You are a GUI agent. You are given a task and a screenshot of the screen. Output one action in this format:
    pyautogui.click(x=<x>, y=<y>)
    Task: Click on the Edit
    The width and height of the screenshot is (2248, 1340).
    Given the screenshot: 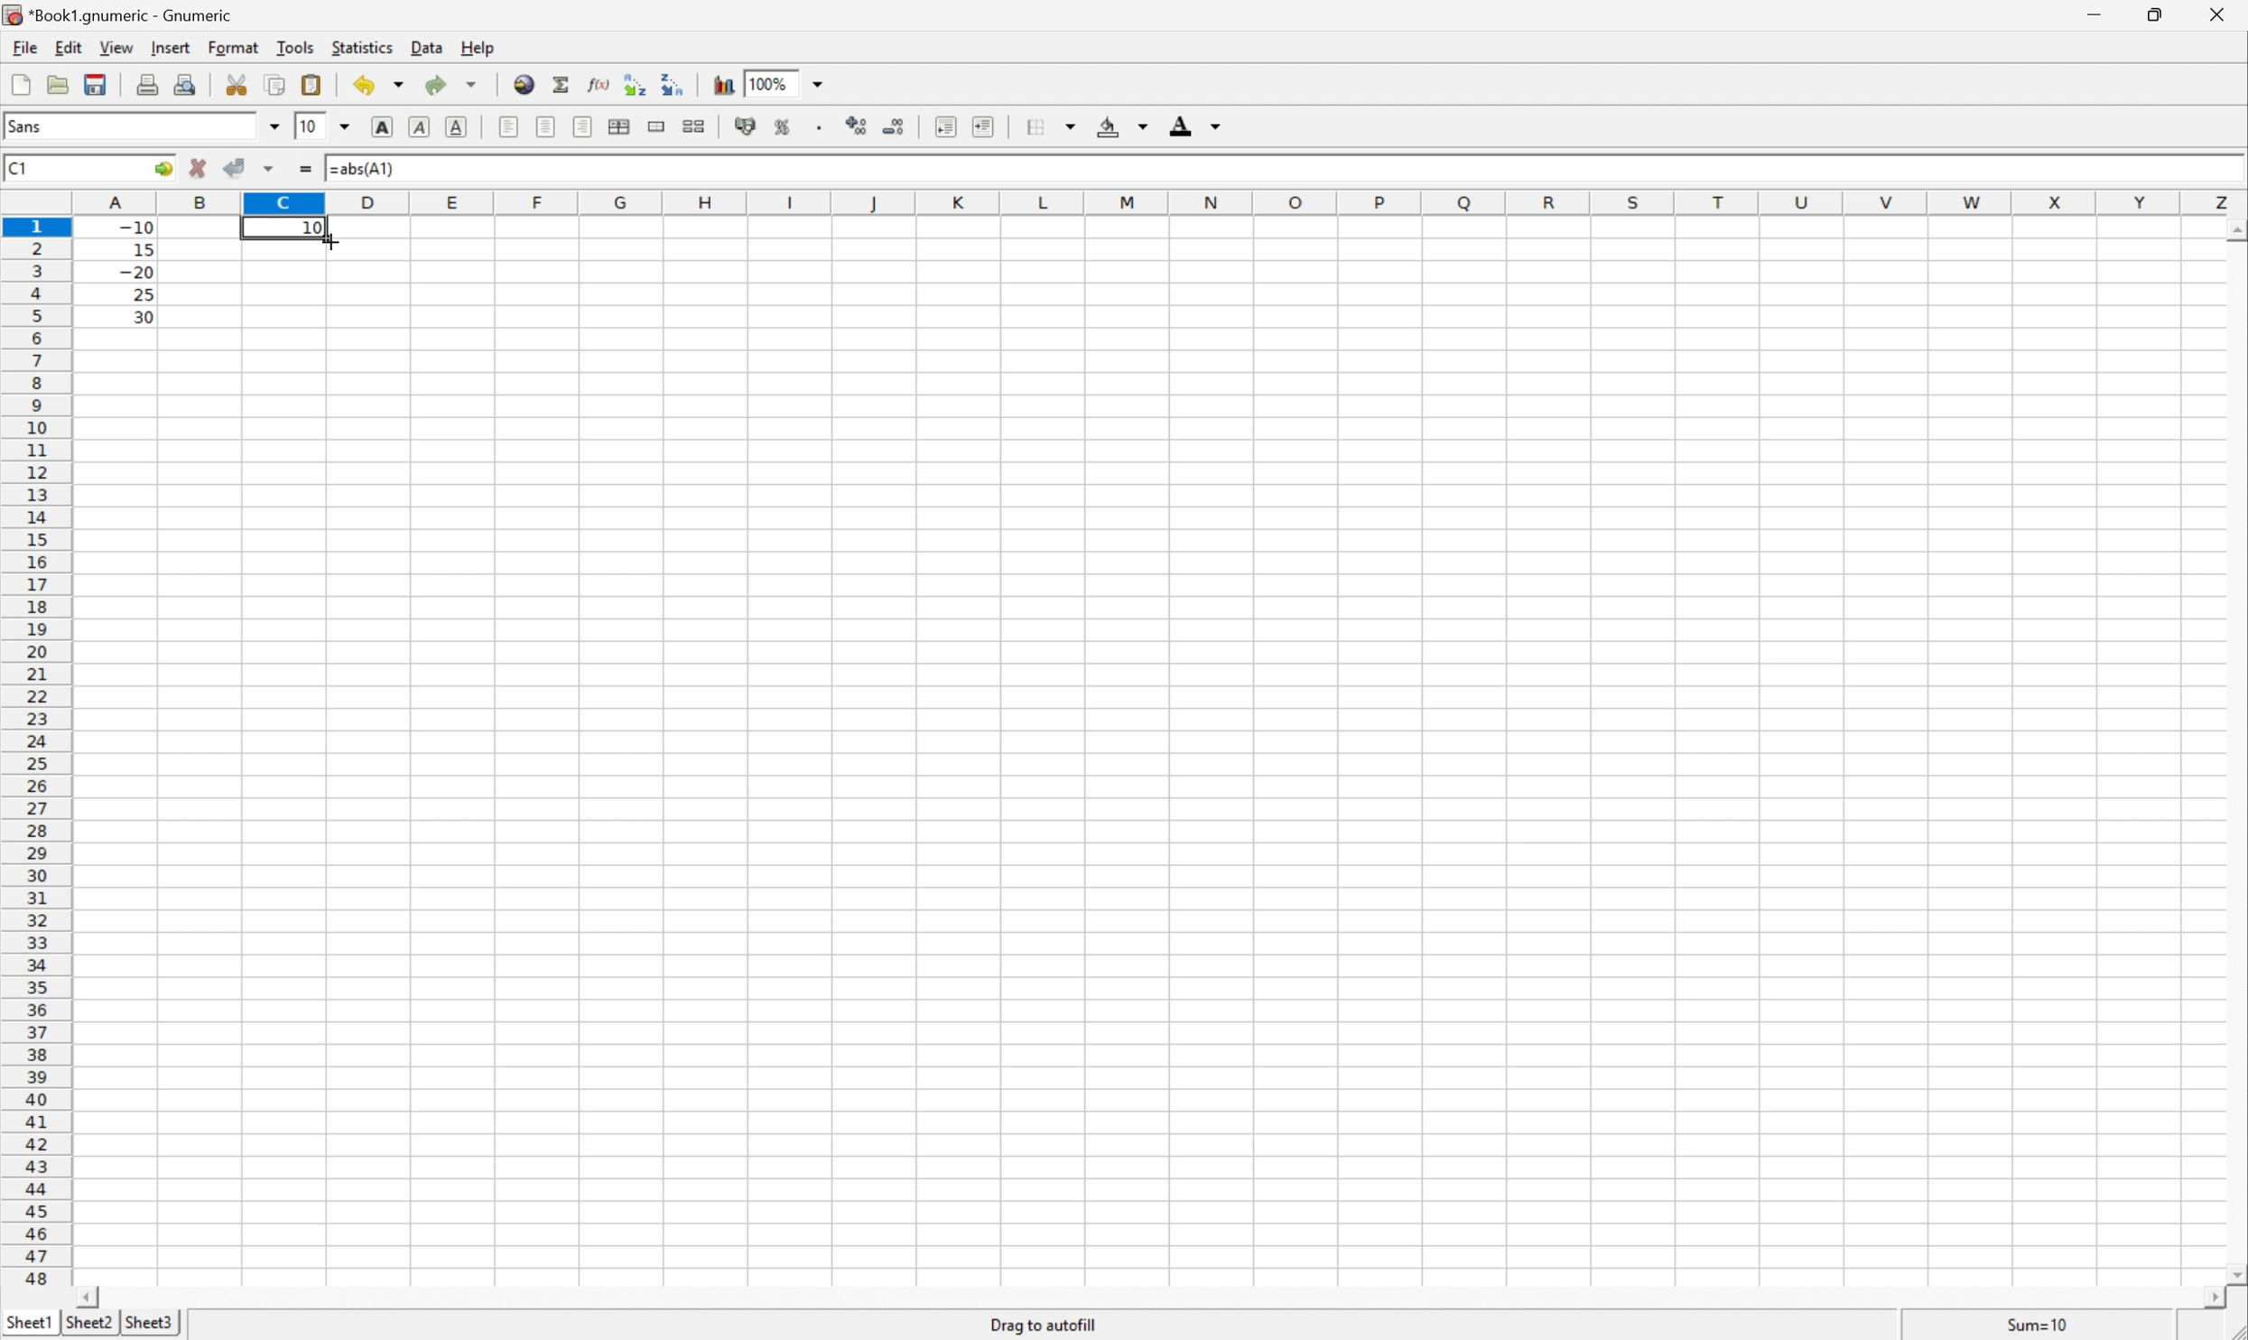 What is the action you would take?
    pyautogui.click(x=70, y=45)
    